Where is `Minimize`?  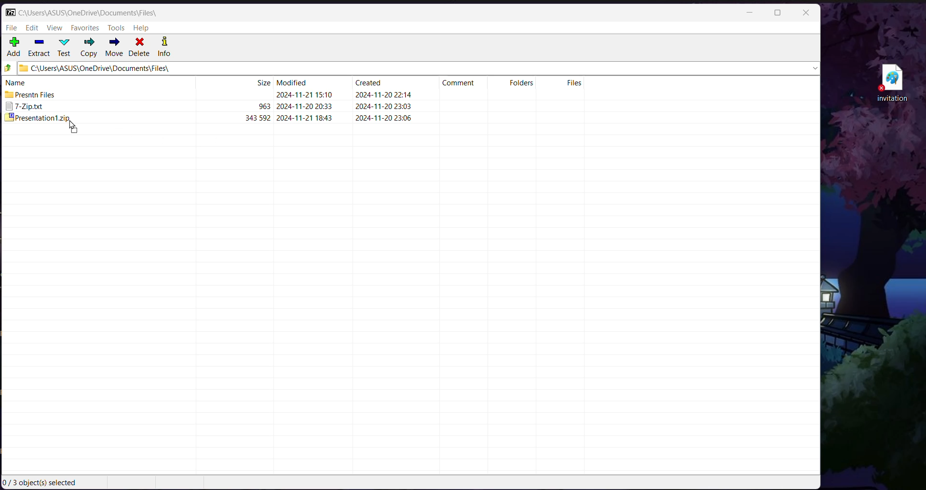 Minimize is located at coordinates (751, 13).